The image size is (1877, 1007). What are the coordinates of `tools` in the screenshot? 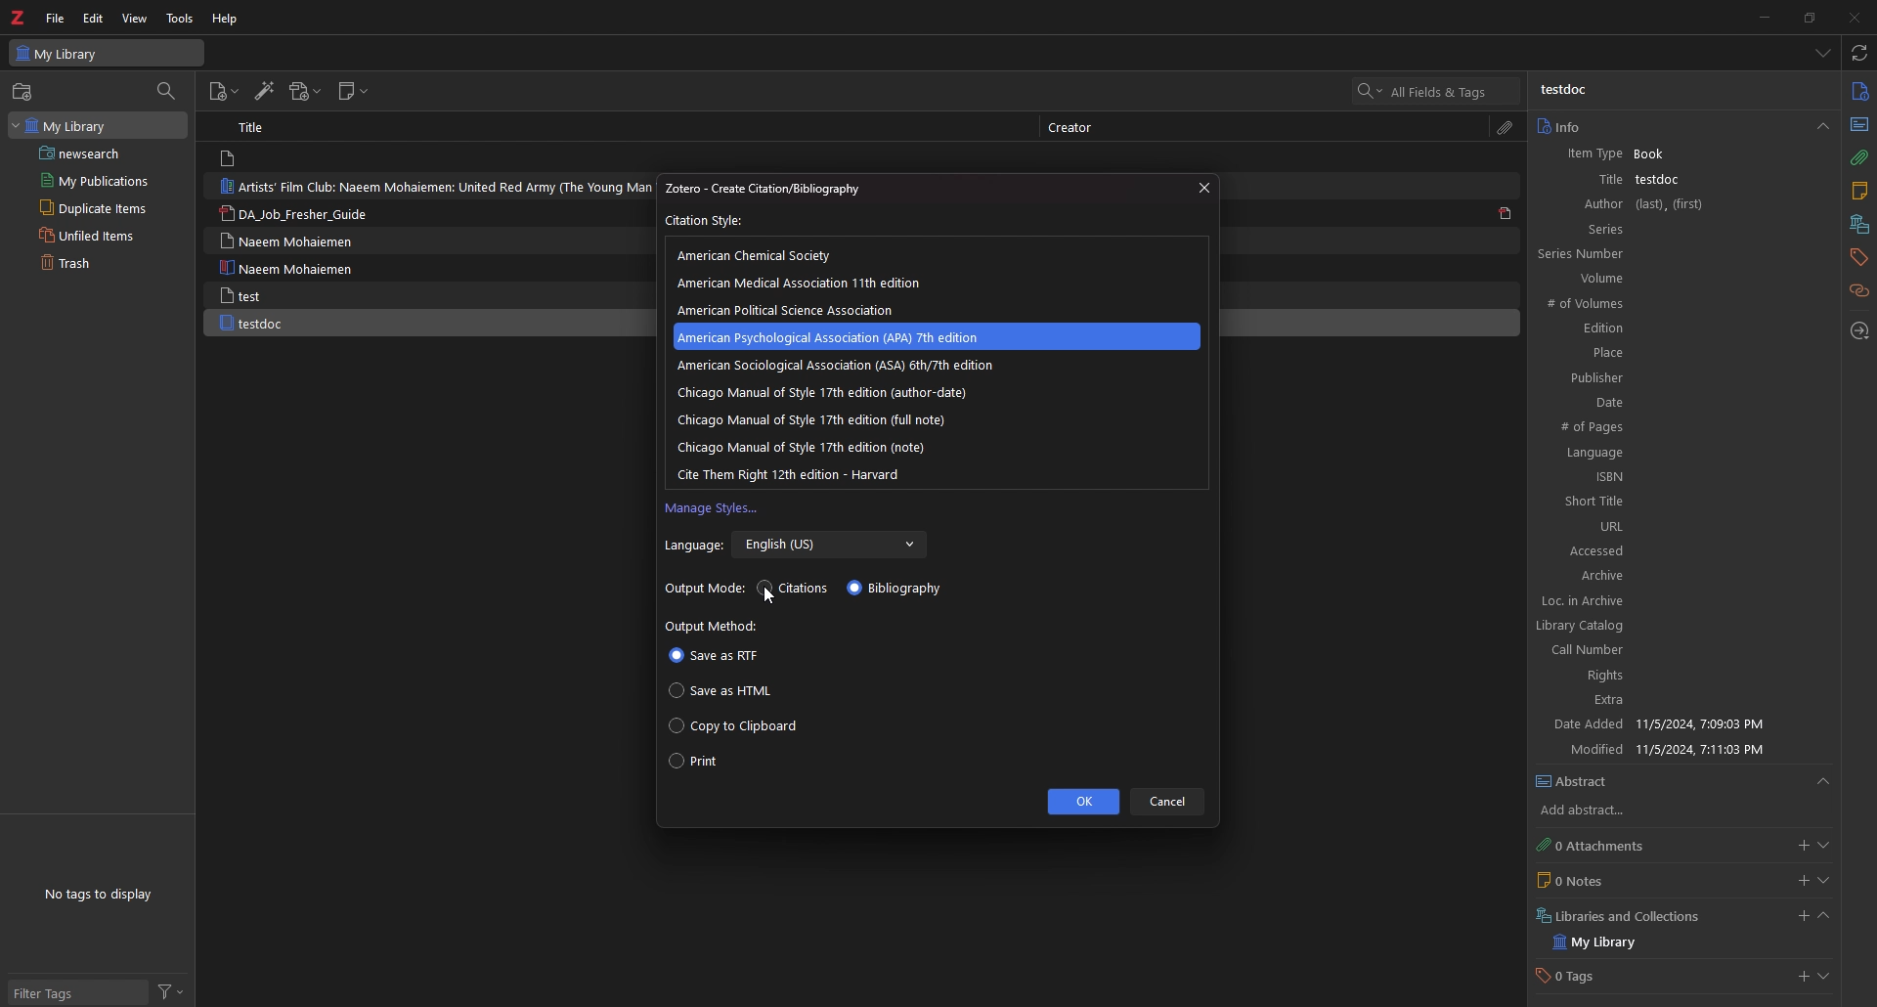 It's located at (181, 19).